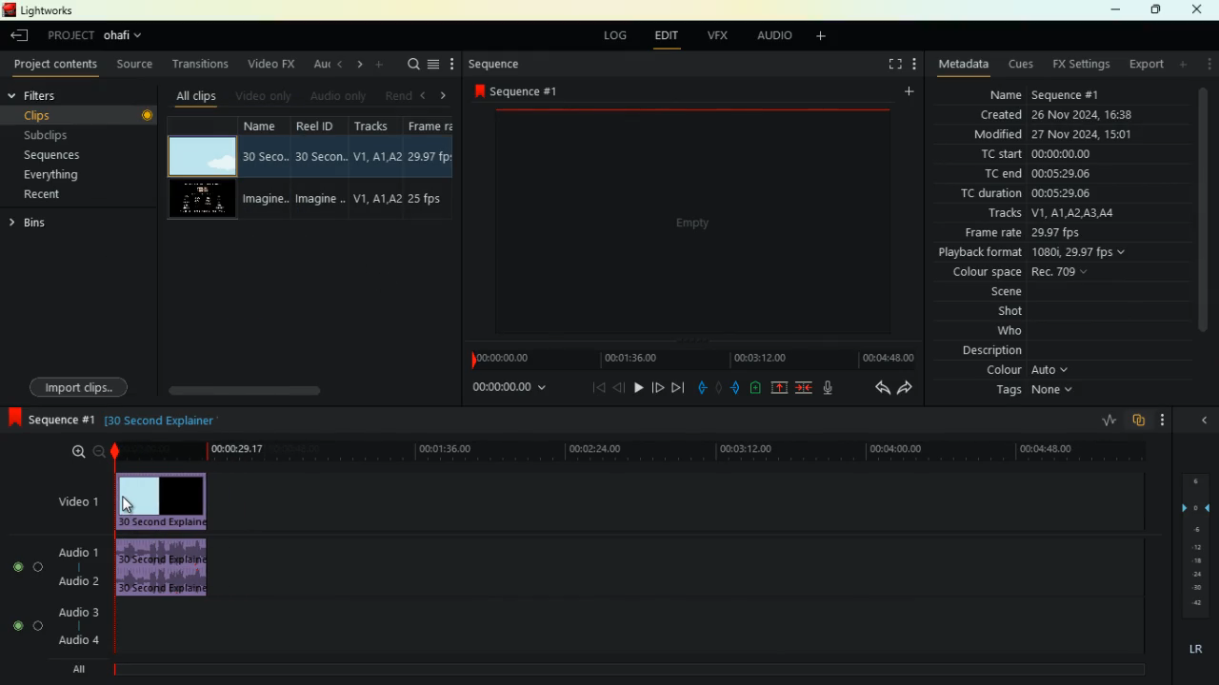 The width and height of the screenshot is (1219, 685). I want to click on end, so click(678, 386).